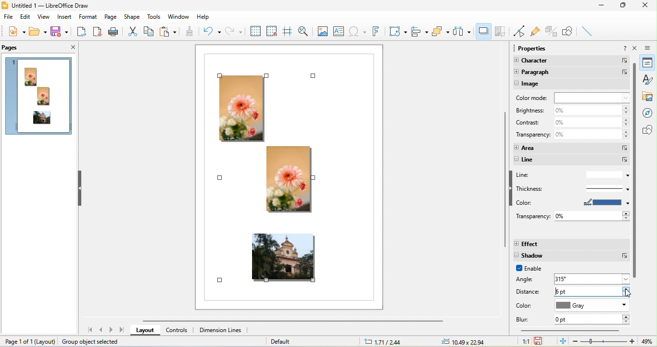 Image resolution: width=657 pixels, height=347 pixels. I want to click on gallery, so click(649, 98).